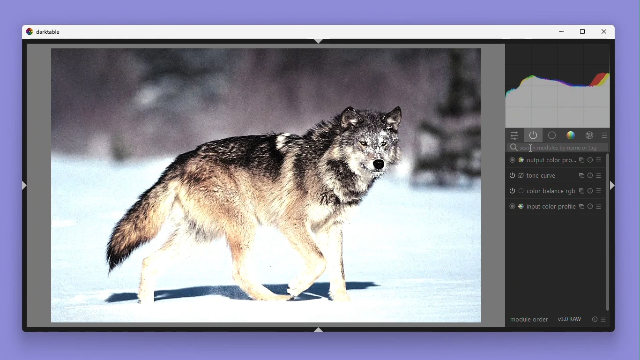  Describe the element at coordinates (29, 31) in the screenshot. I see `logo` at that location.